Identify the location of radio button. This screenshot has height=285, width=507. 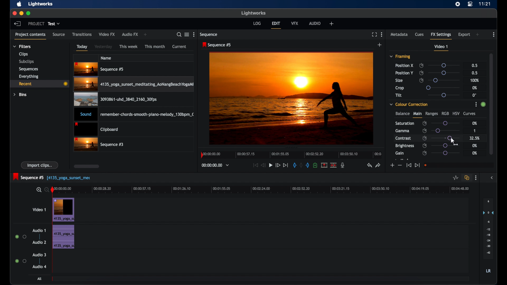
(21, 261).